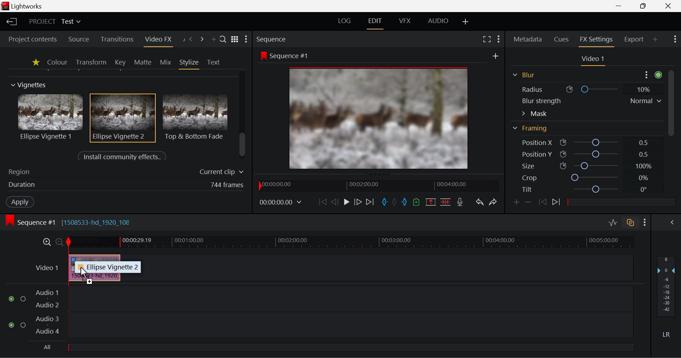 This screenshot has width=681, height=358. I want to click on Go Back, so click(334, 202).